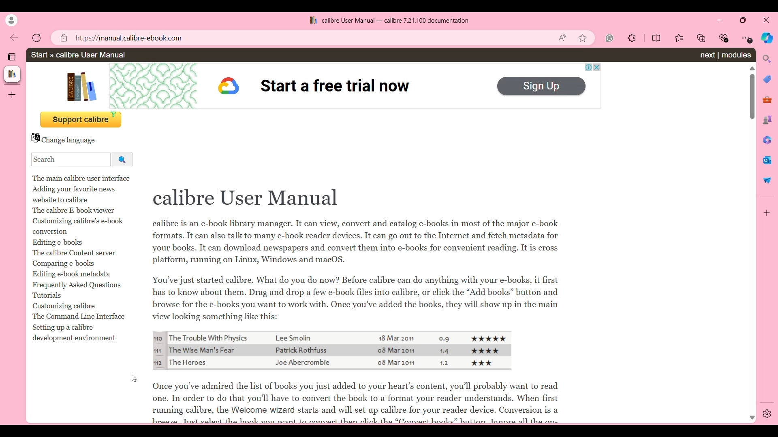 This screenshot has width=778, height=437. What do you see at coordinates (767, 58) in the screenshot?
I see `Search` at bounding box center [767, 58].